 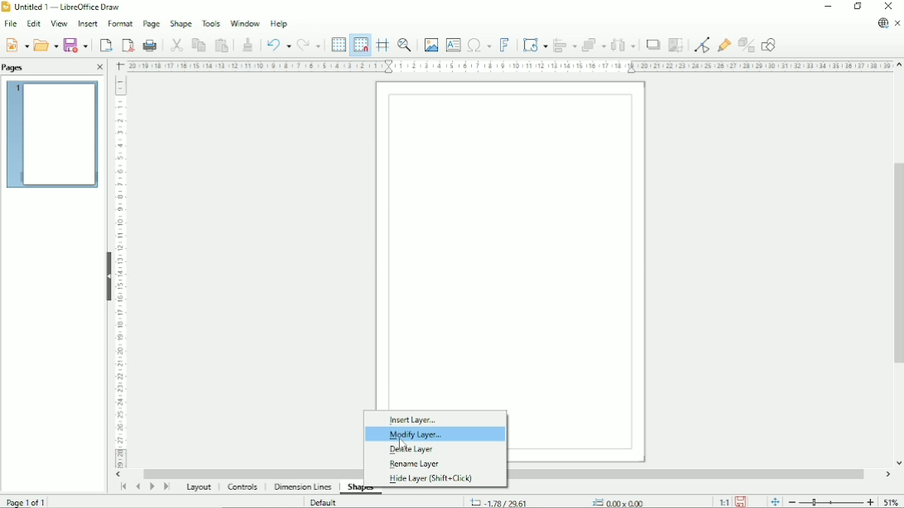 What do you see at coordinates (310, 45) in the screenshot?
I see `Redo` at bounding box center [310, 45].